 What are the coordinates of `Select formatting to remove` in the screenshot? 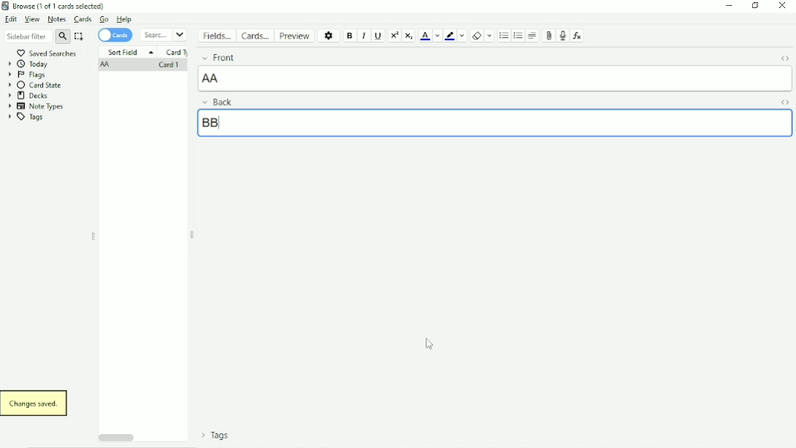 It's located at (490, 35).